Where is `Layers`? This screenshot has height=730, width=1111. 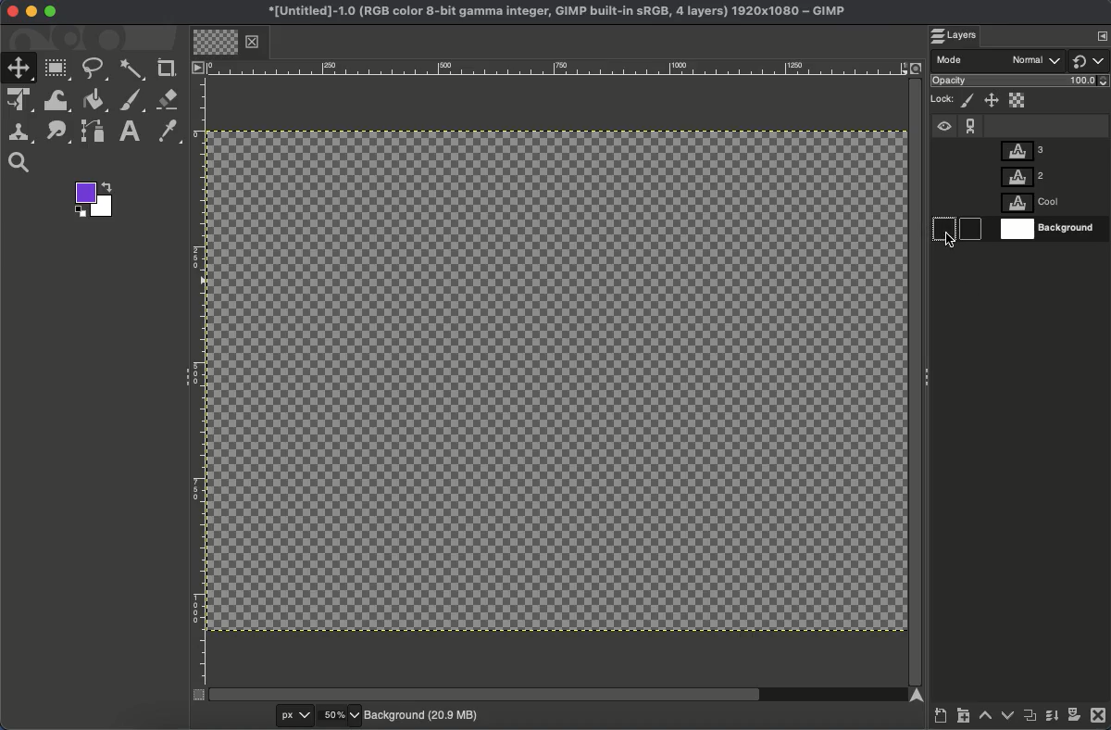
Layers is located at coordinates (1049, 190).